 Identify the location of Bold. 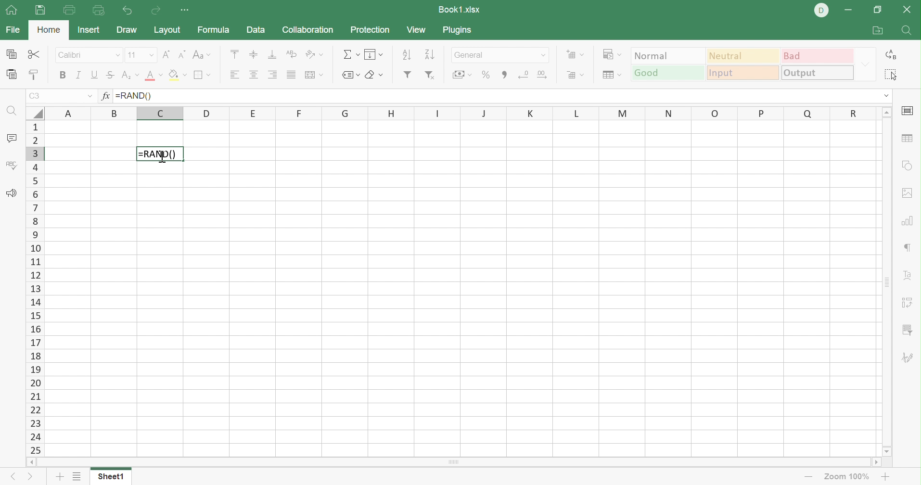
(63, 75).